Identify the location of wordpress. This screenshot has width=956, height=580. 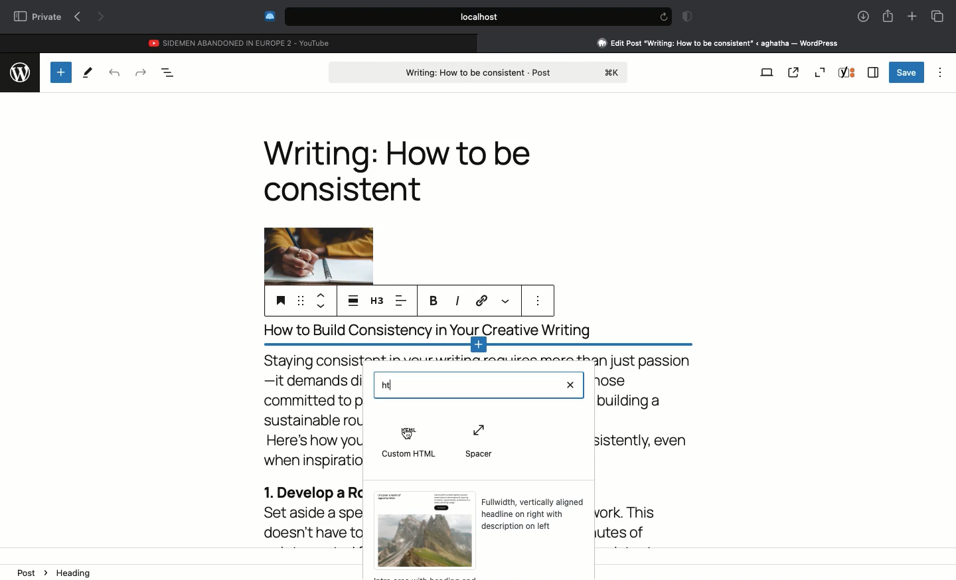
(19, 70).